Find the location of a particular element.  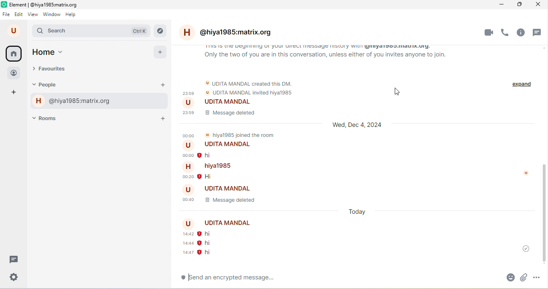

close is located at coordinates (538, 5).